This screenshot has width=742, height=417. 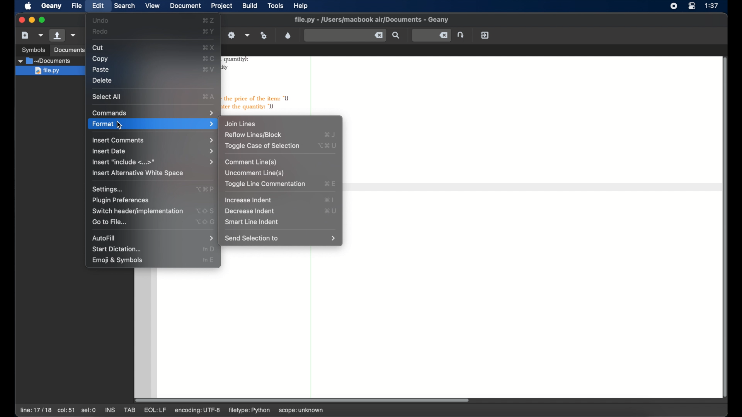 I want to click on copy shortcut, so click(x=208, y=58).